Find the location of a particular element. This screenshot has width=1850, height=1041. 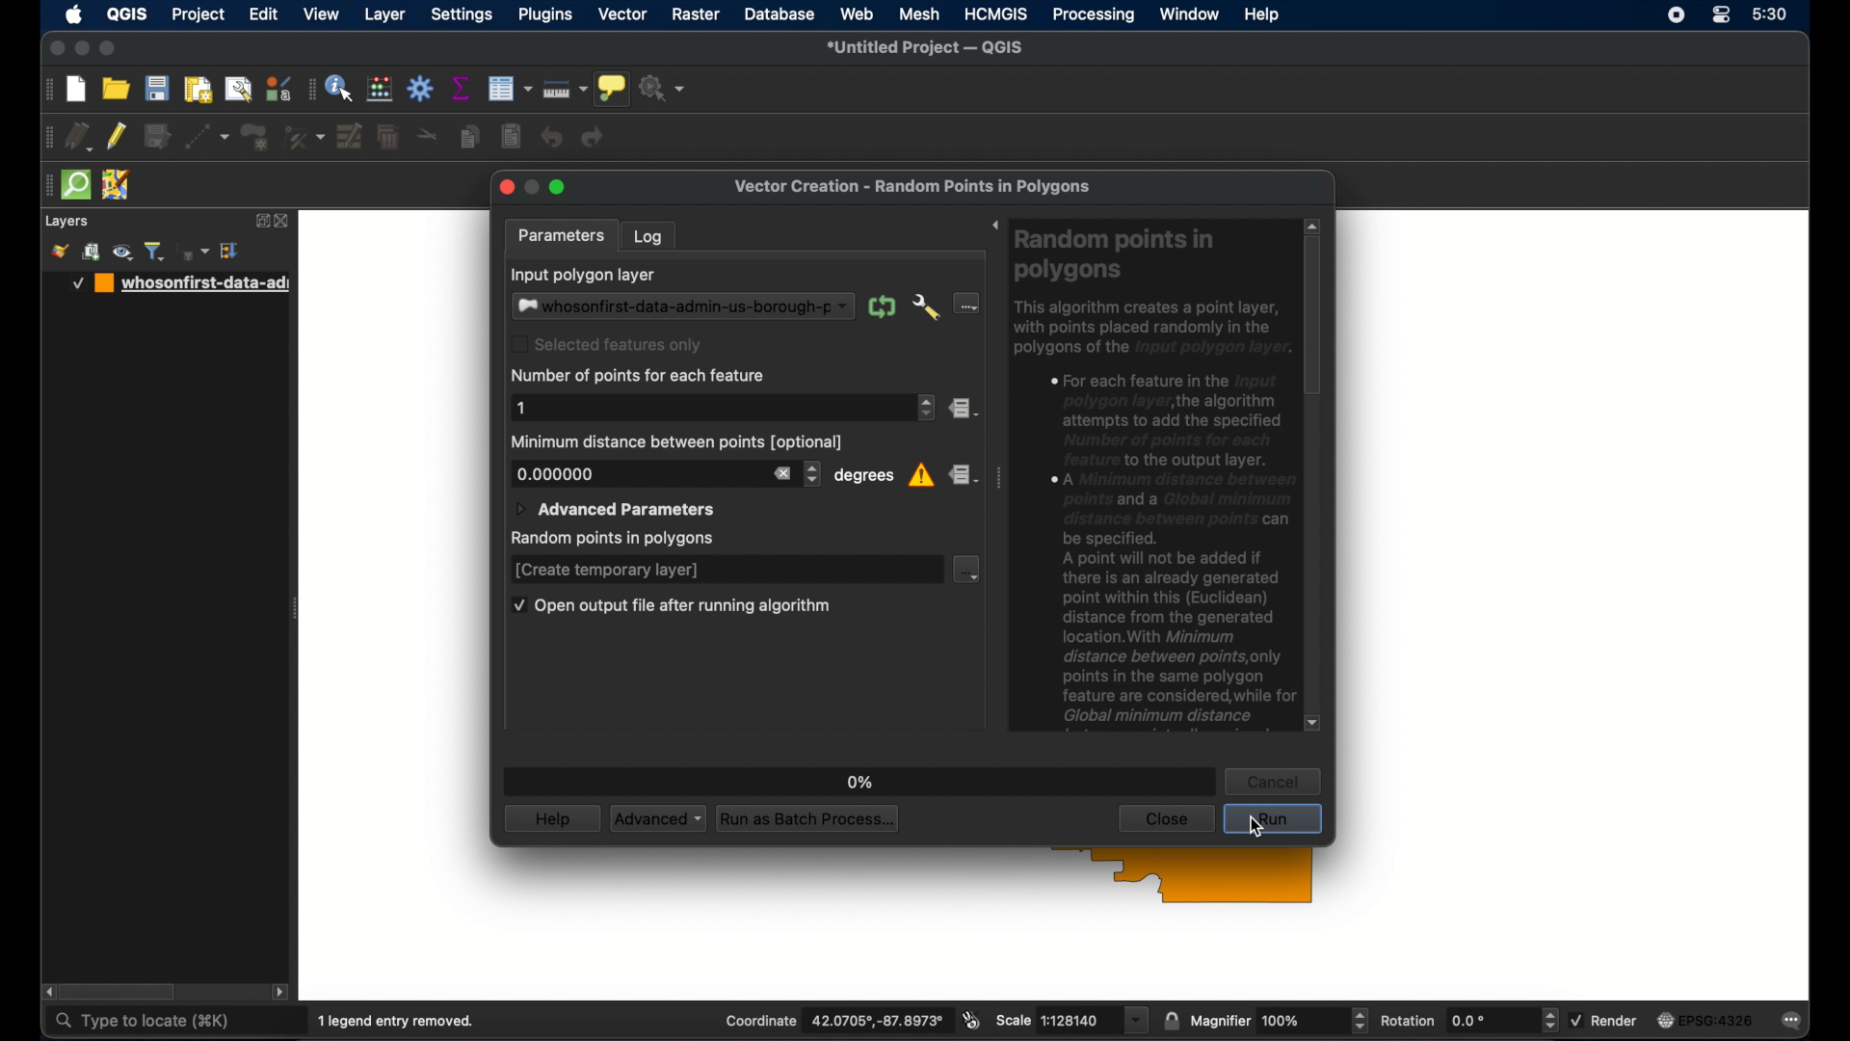

scroll box is located at coordinates (1313, 317).